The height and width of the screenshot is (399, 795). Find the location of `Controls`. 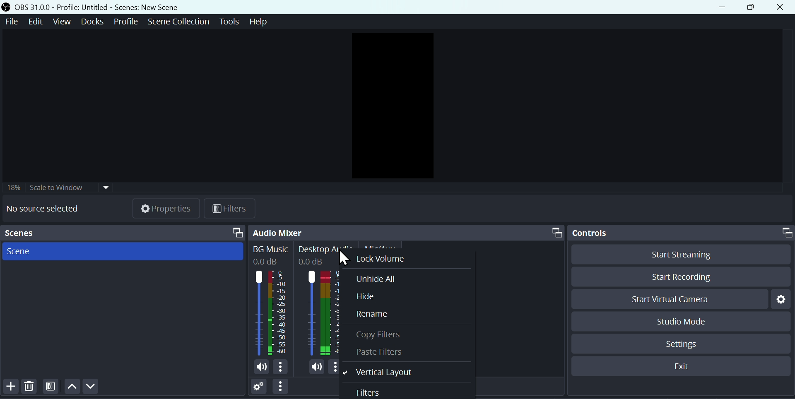

Controls is located at coordinates (681, 233).